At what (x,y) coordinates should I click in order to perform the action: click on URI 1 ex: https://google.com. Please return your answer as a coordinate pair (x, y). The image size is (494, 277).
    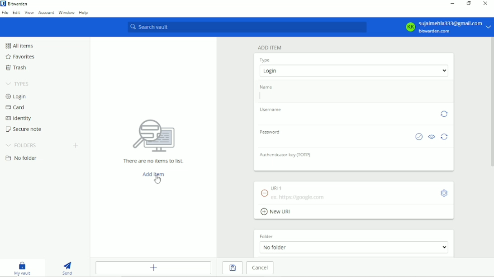
    Looking at the image, I should click on (346, 193).